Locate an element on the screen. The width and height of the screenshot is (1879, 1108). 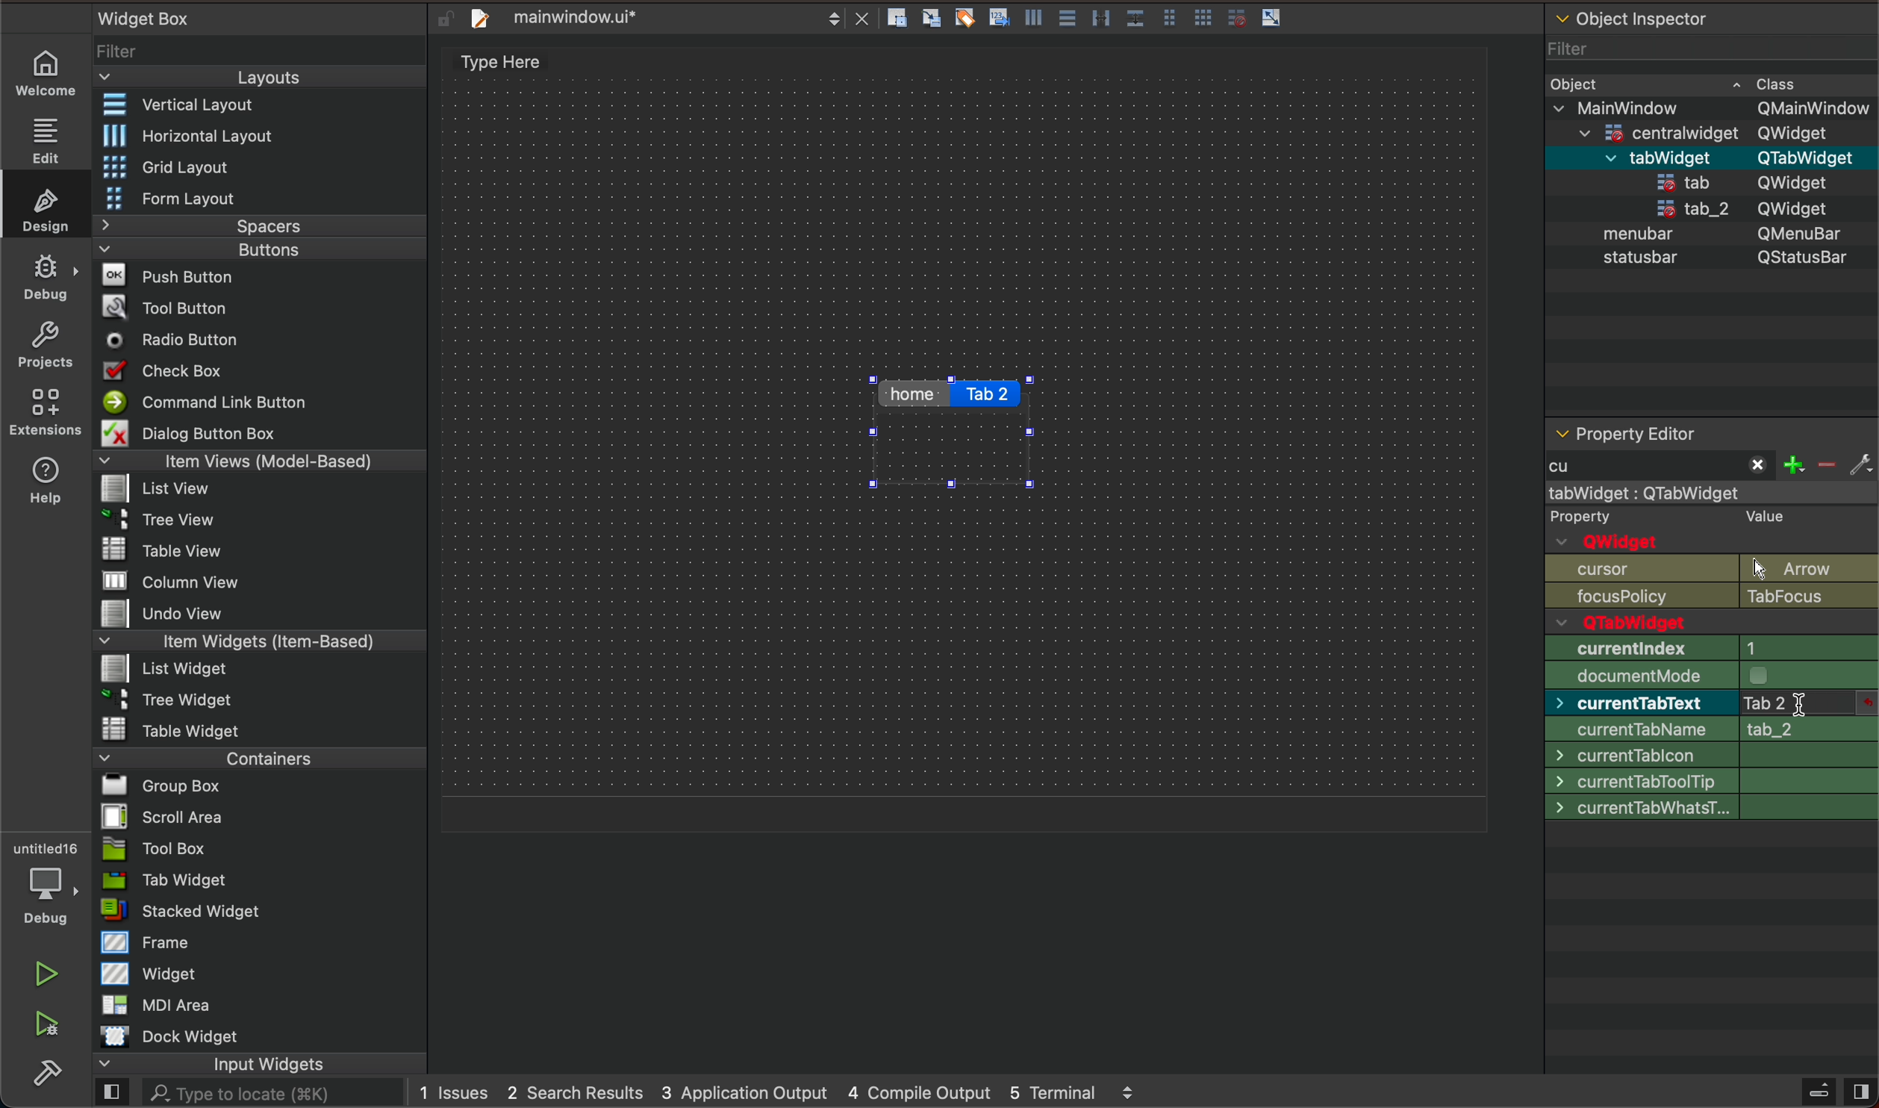
Scroll Area is located at coordinates (167, 815).